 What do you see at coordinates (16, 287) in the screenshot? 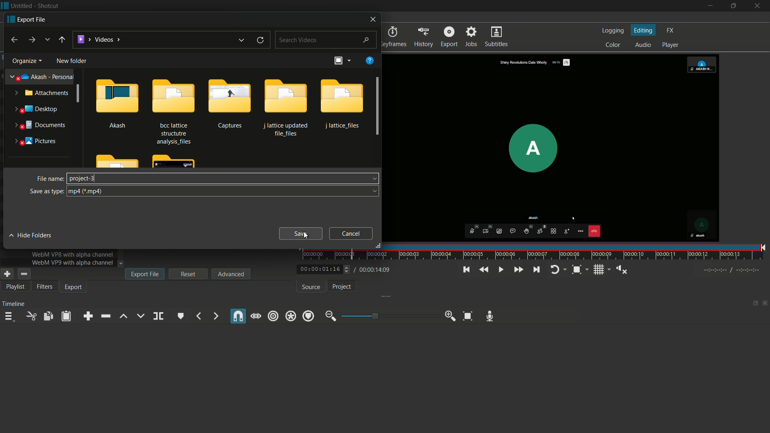
I see `playlist` at bounding box center [16, 287].